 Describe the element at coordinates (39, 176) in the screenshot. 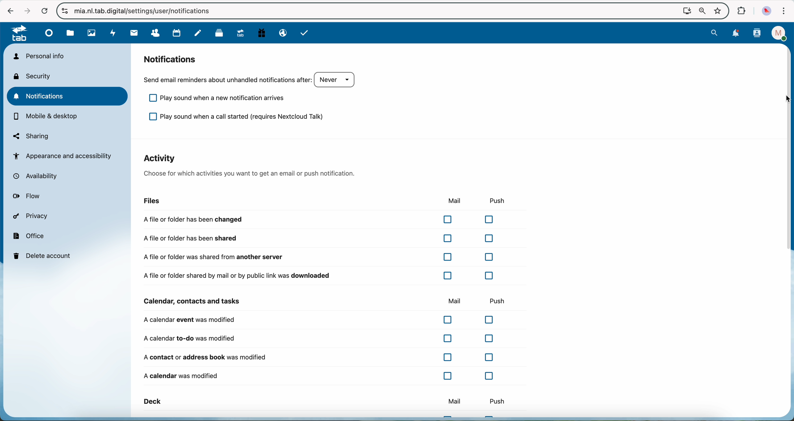

I see `availability` at that location.